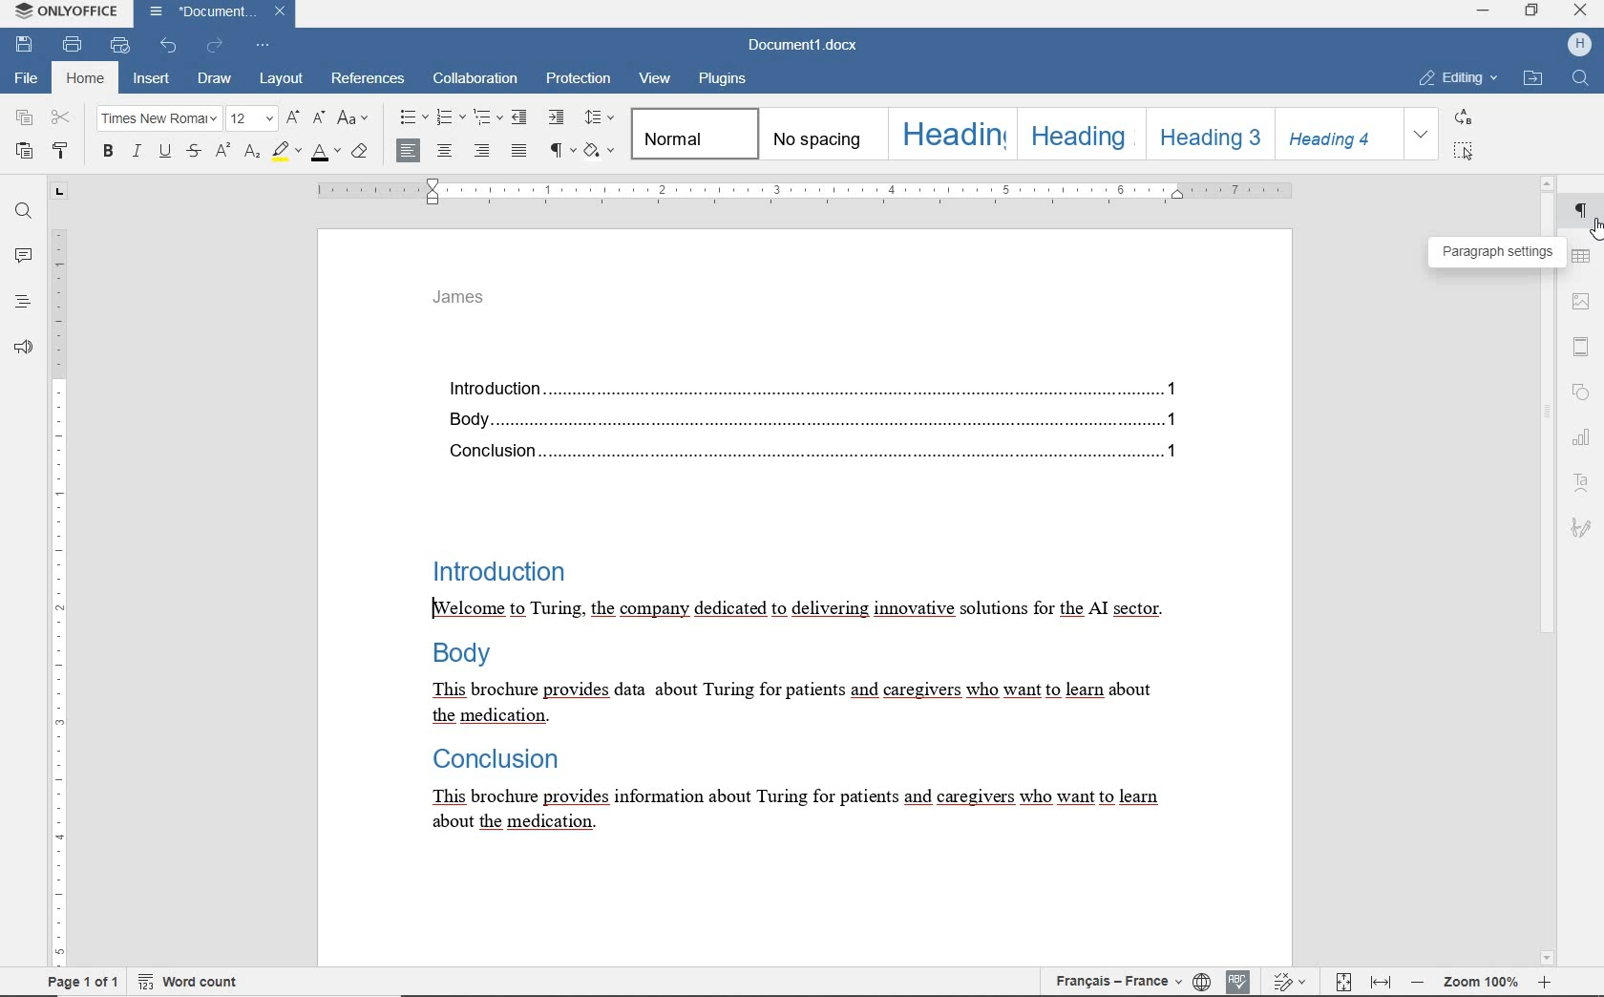 The width and height of the screenshot is (1604, 997). What do you see at coordinates (820, 452) in the screenshot?
I see `Conclusion` at bounding box center [820, 452].